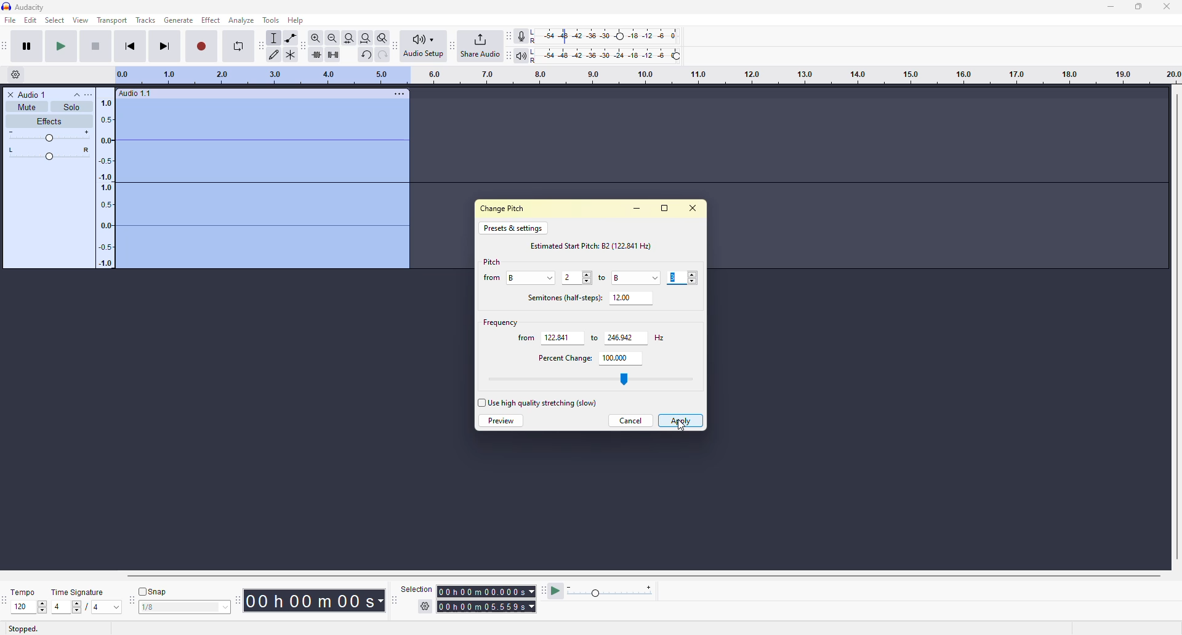 This screenshot has width=1182, height=635. Describe the element at coordinates (10, 20) in the screenshot. I see `file` at that location.